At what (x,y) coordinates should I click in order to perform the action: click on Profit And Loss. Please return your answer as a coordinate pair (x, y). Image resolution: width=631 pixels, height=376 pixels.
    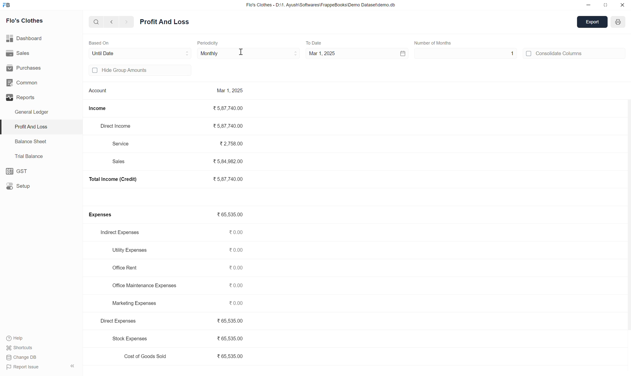
    Looking at the image, I should click on (29, 127).